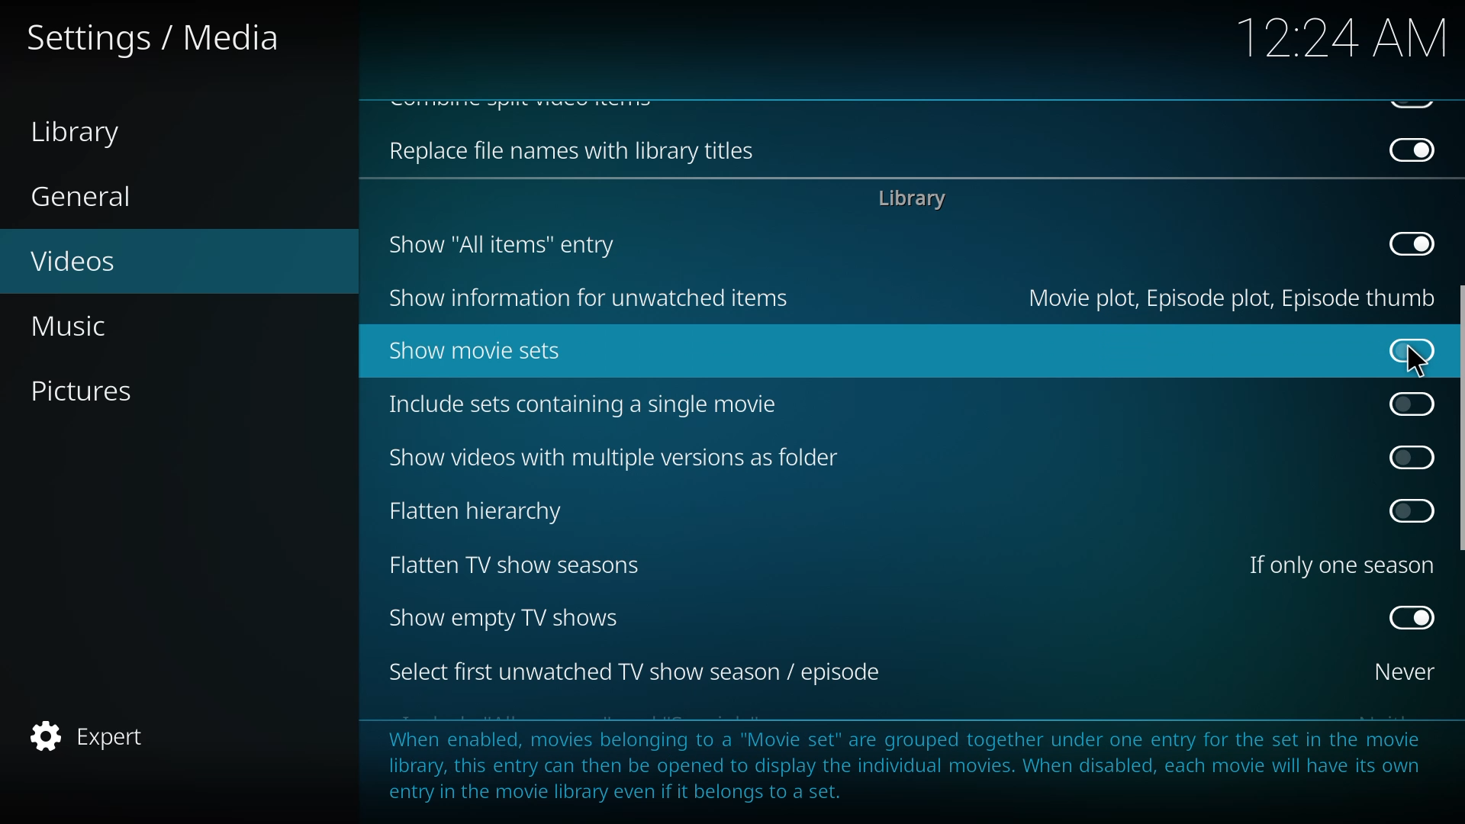  Describe the element at coordinates (1407, 454) in the screenshot. I see `click to enable` at that location.